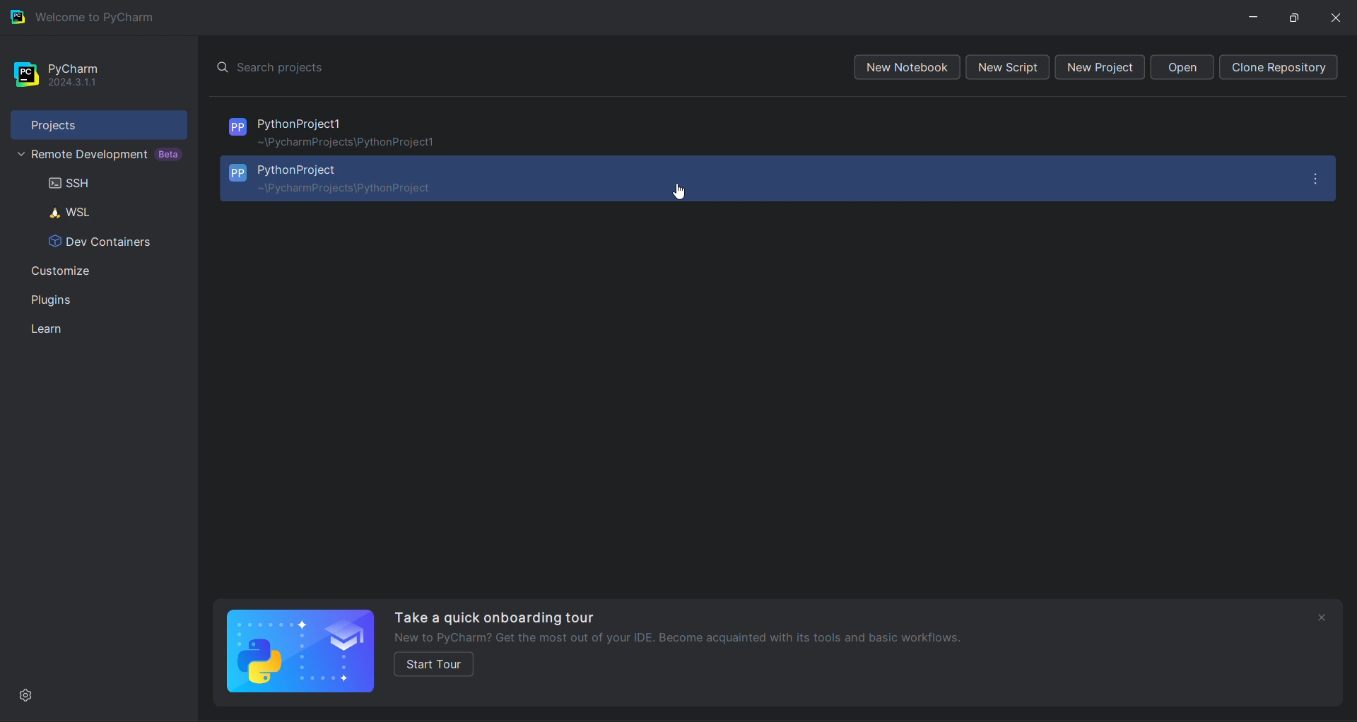 This screenshot has height=722, width=1357. What do you see at coordinates (1337, 16) in the screenshot?
I see `close` at bounding box center [1337, 16].